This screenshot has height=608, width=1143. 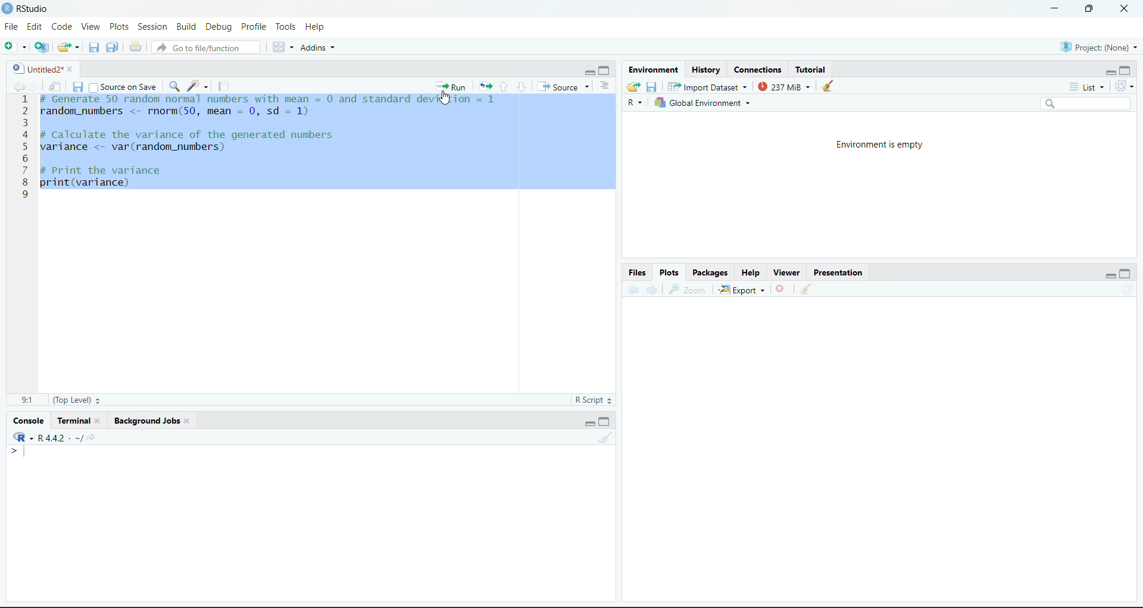 I want to click on 9:1, so click(x=27, y=400).